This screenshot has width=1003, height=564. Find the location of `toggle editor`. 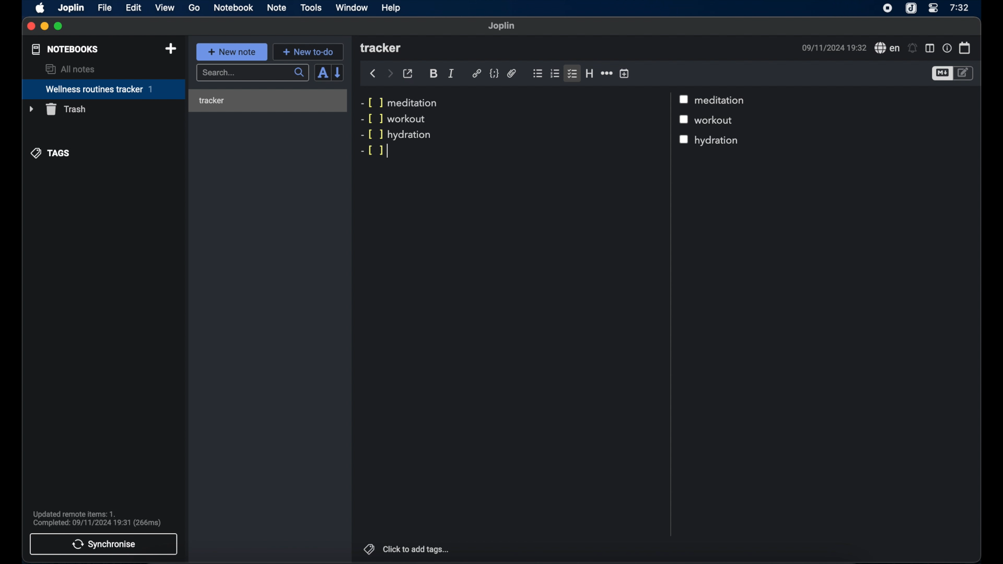

toggle editor is located at coordinates (941, 73).